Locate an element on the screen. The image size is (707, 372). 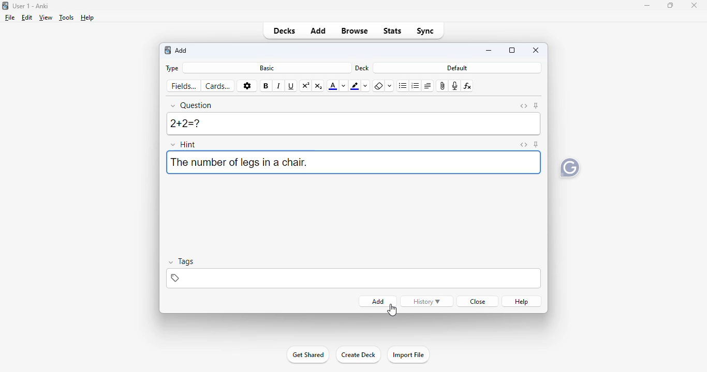
toggle sticky is located at coordinates (536, 144).